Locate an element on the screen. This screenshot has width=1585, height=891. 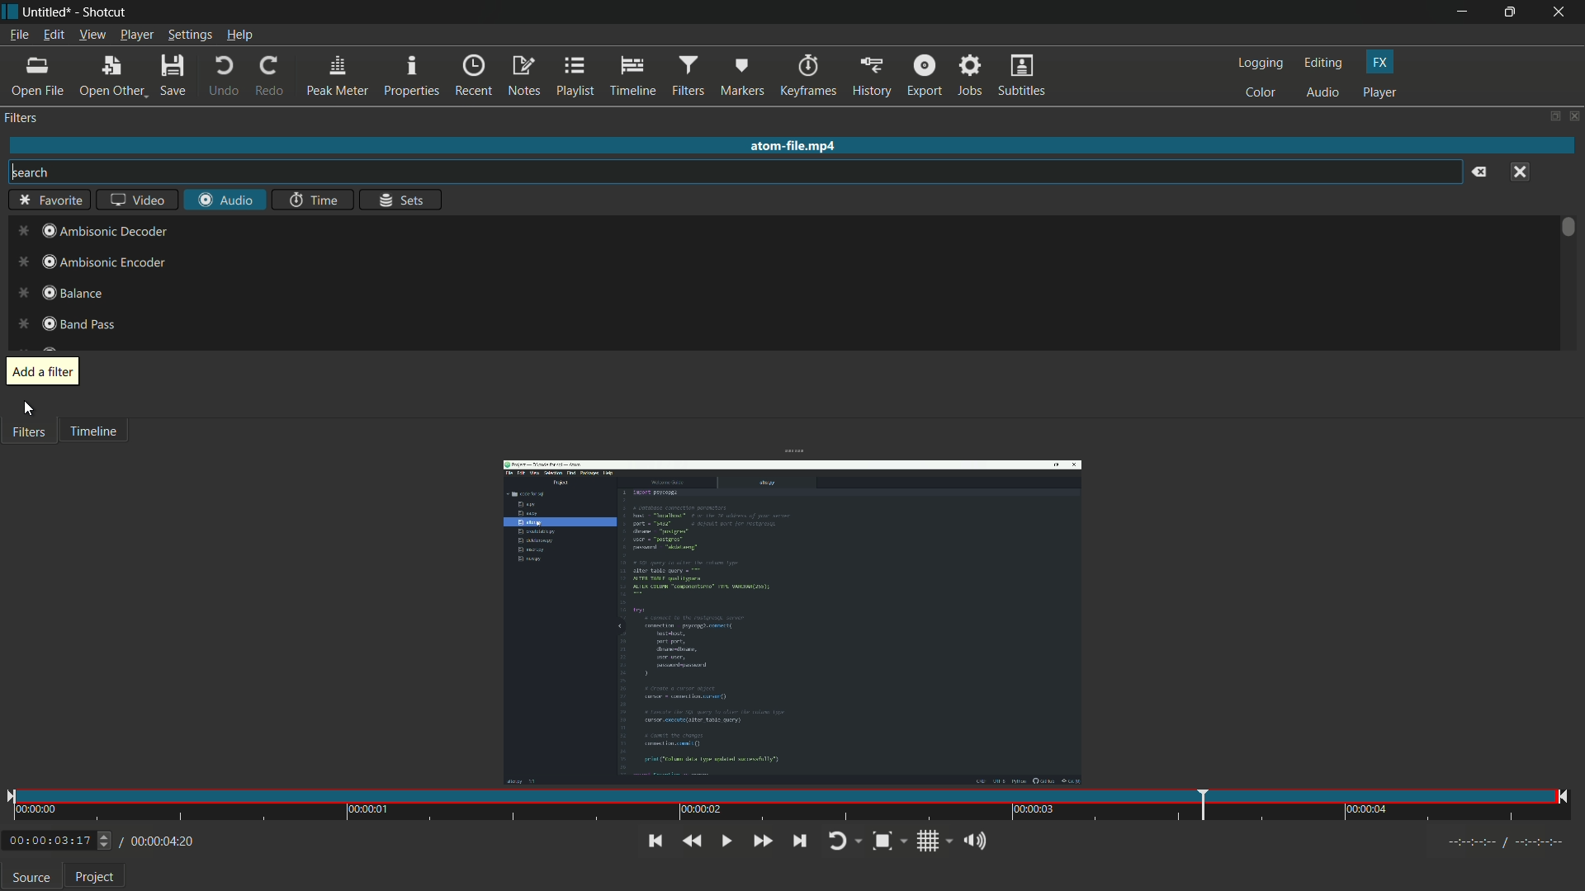
quickly play forward is located at coordinates (762, 841).